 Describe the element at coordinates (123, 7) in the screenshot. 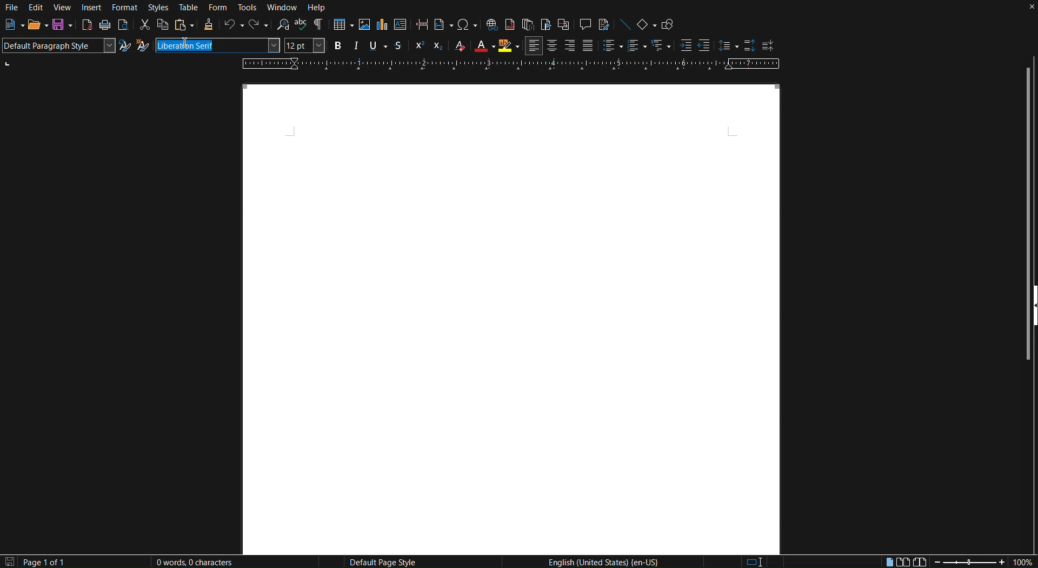

I see `Format` at that location.